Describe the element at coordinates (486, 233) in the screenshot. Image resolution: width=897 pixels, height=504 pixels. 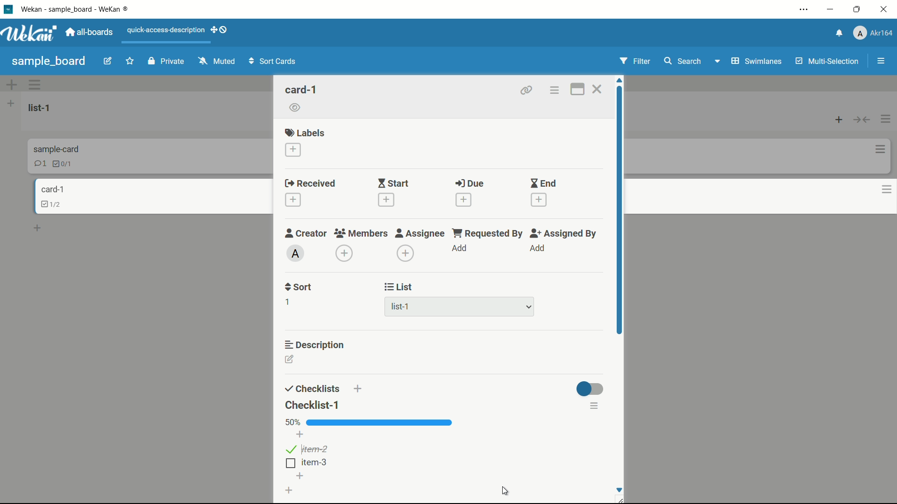
I see `requested by` at that location.